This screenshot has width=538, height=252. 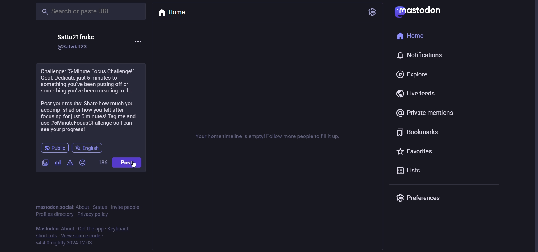 I want to click on privacy policy, so click(x=93, y=215).